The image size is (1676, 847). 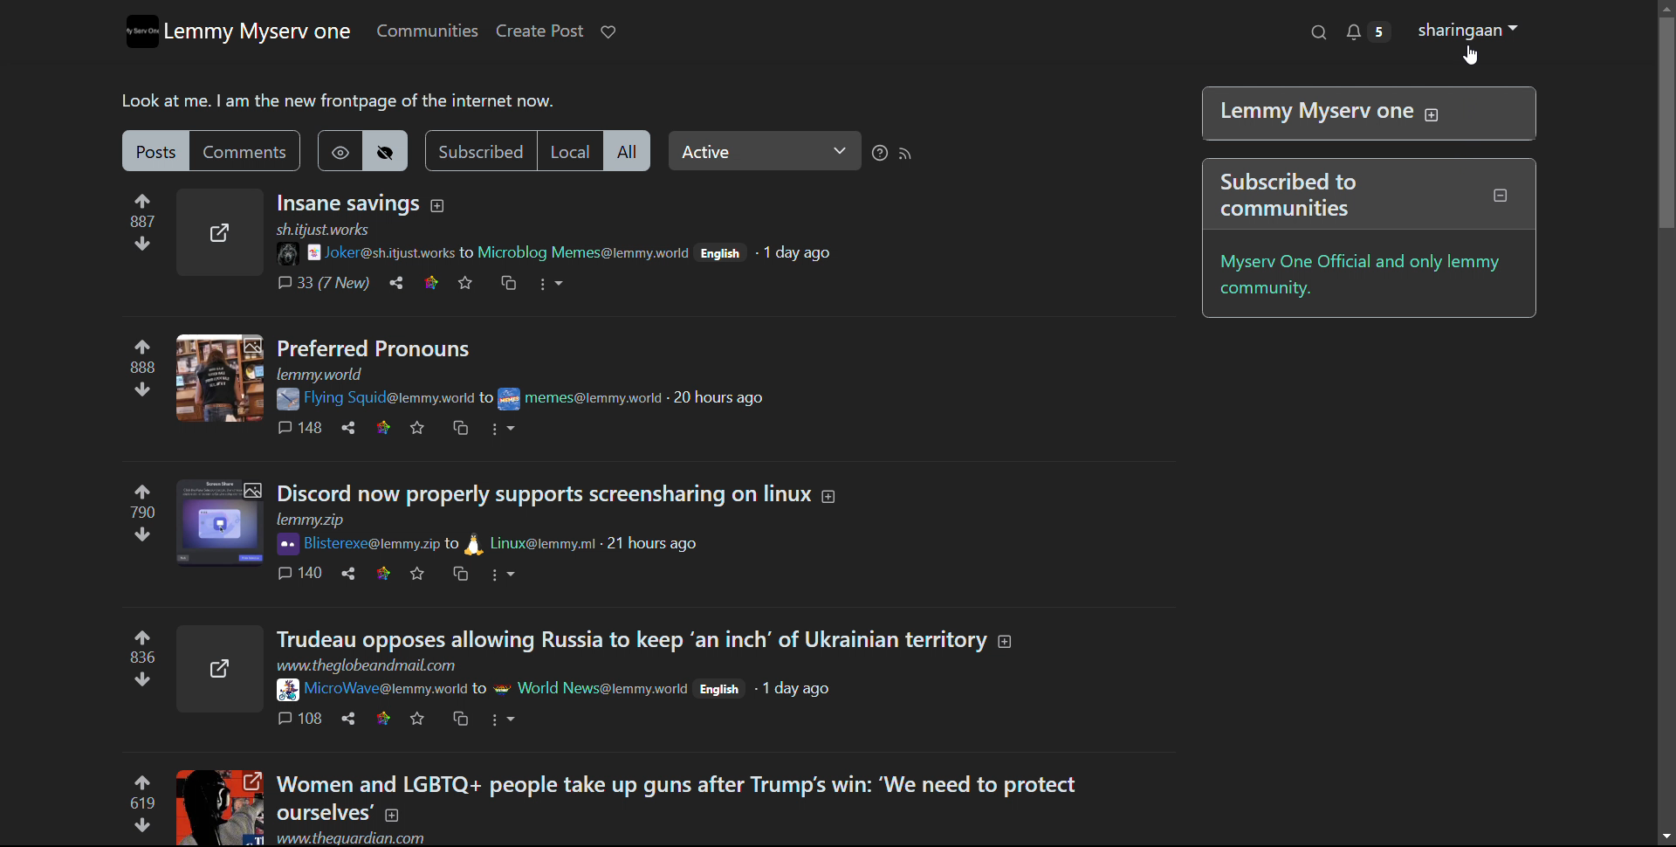 What do you see at coordinates (800, 252) in the screenshot?
I see `1 day ago` at bounding box center [800, 252].